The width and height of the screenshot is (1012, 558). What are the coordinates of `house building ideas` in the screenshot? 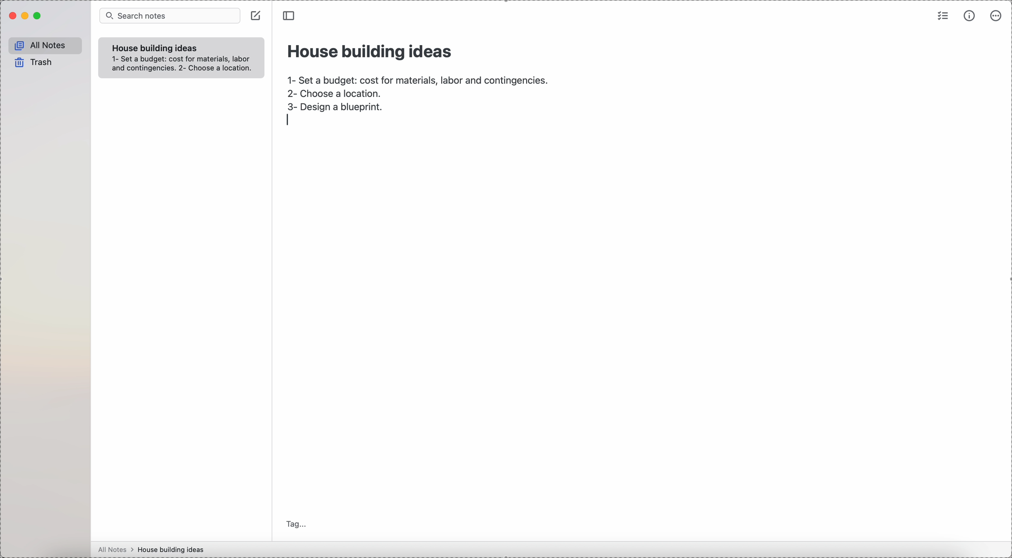 It's located at (371, 50).